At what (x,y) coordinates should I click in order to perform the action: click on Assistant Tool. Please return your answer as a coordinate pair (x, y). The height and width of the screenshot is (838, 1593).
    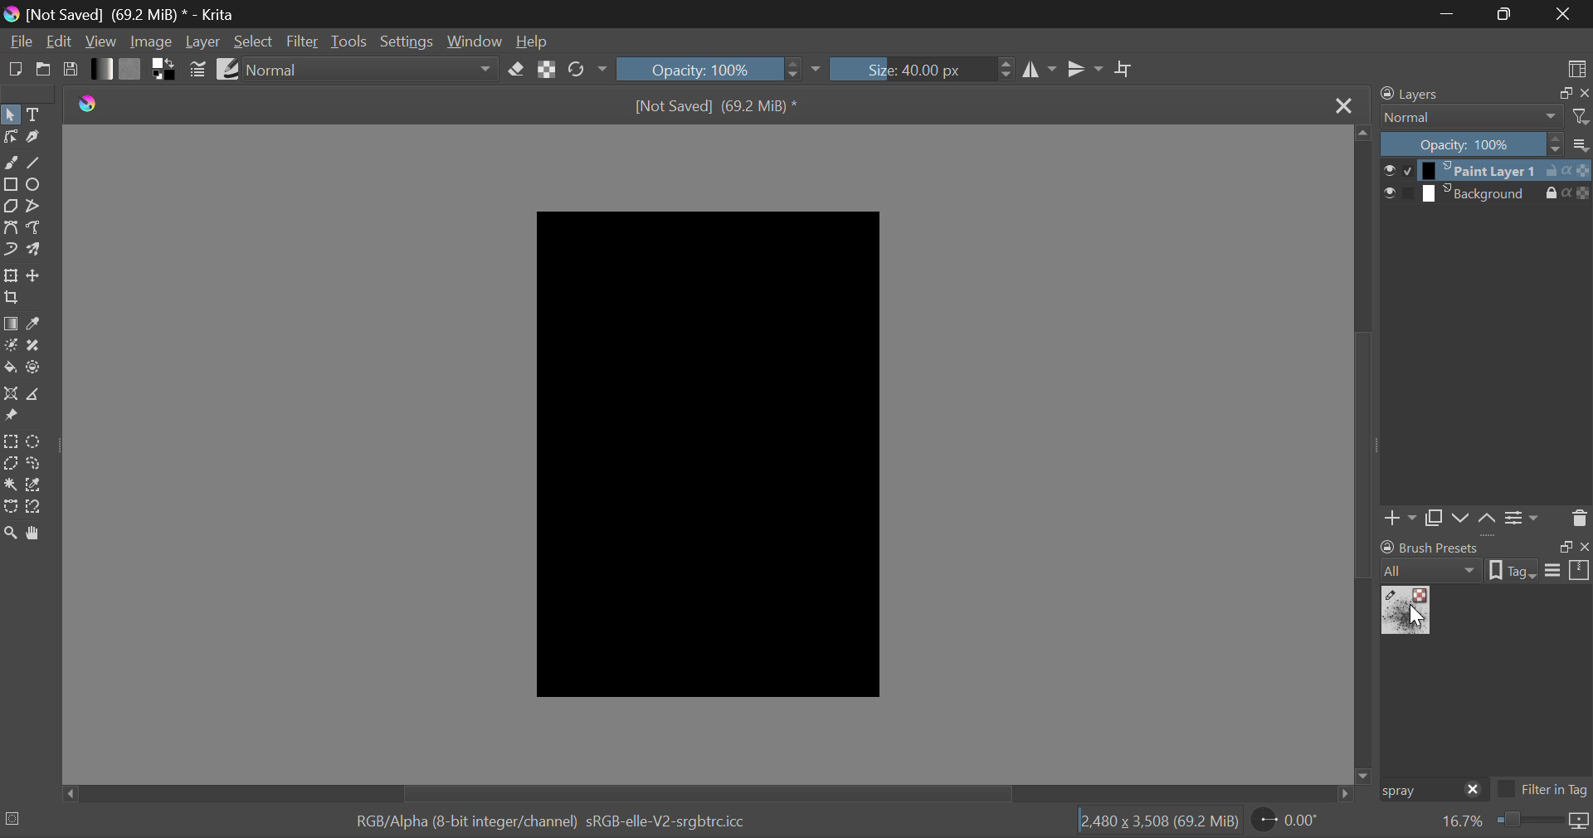
    Looking at the image, I should click on (10, 394).